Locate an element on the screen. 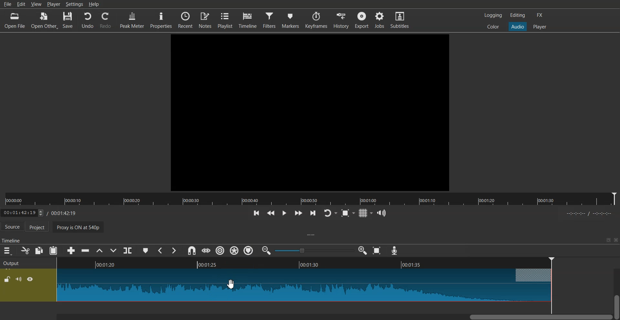 This screenshot has width=620, height=320. Timeline is located at coordinates (249, 20).